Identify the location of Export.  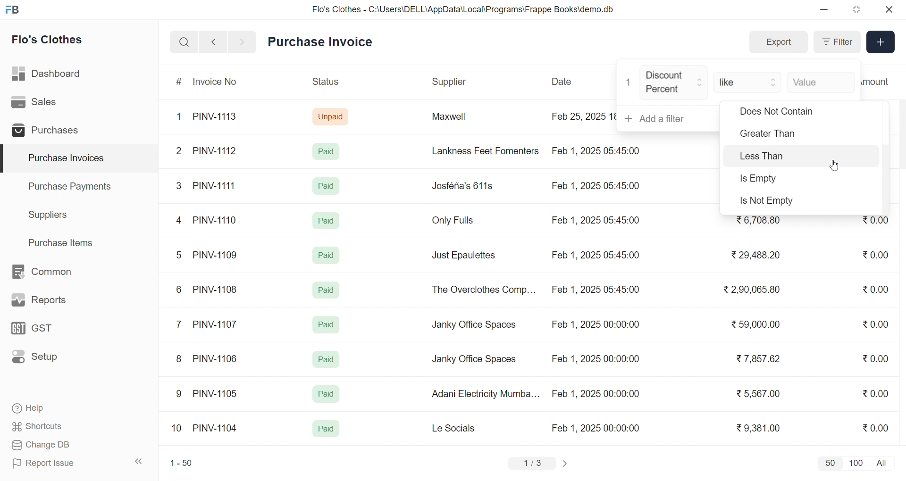
(778, 42).